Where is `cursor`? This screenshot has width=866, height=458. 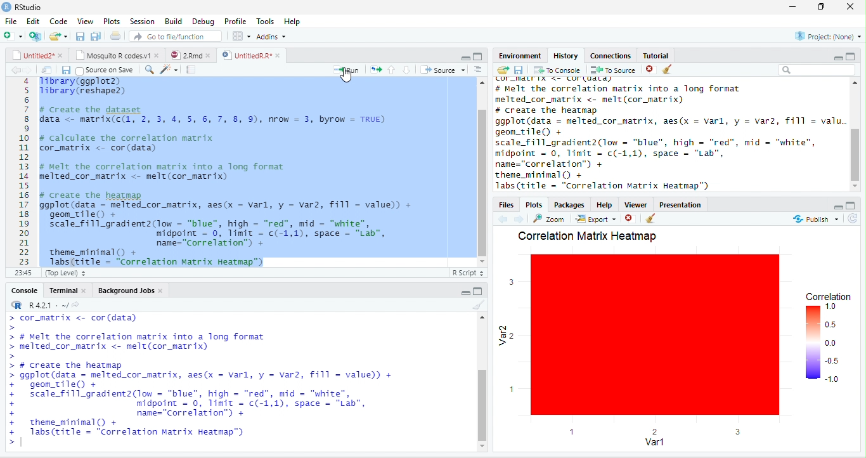
cursor is located at coordinates (349, 75).